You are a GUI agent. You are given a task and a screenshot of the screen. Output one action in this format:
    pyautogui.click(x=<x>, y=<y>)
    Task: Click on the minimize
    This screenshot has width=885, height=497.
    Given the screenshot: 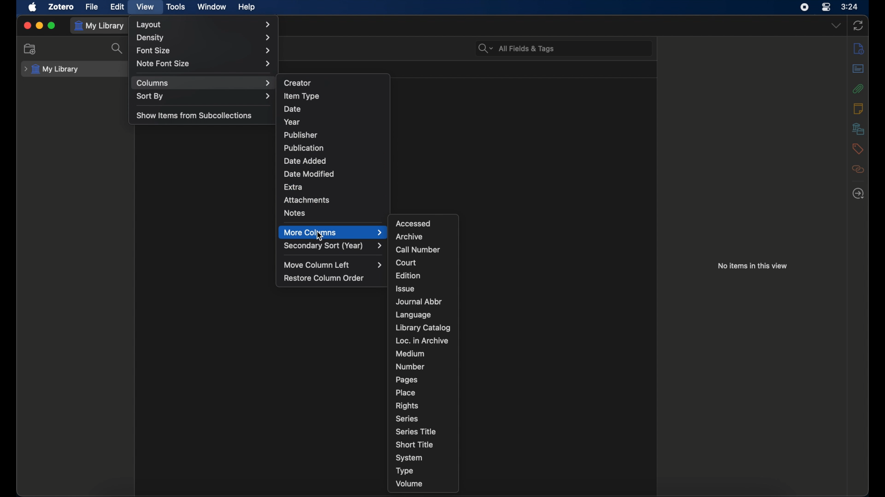 What is the action you would take?
    pyautogui.click(x=40, y=26)
    